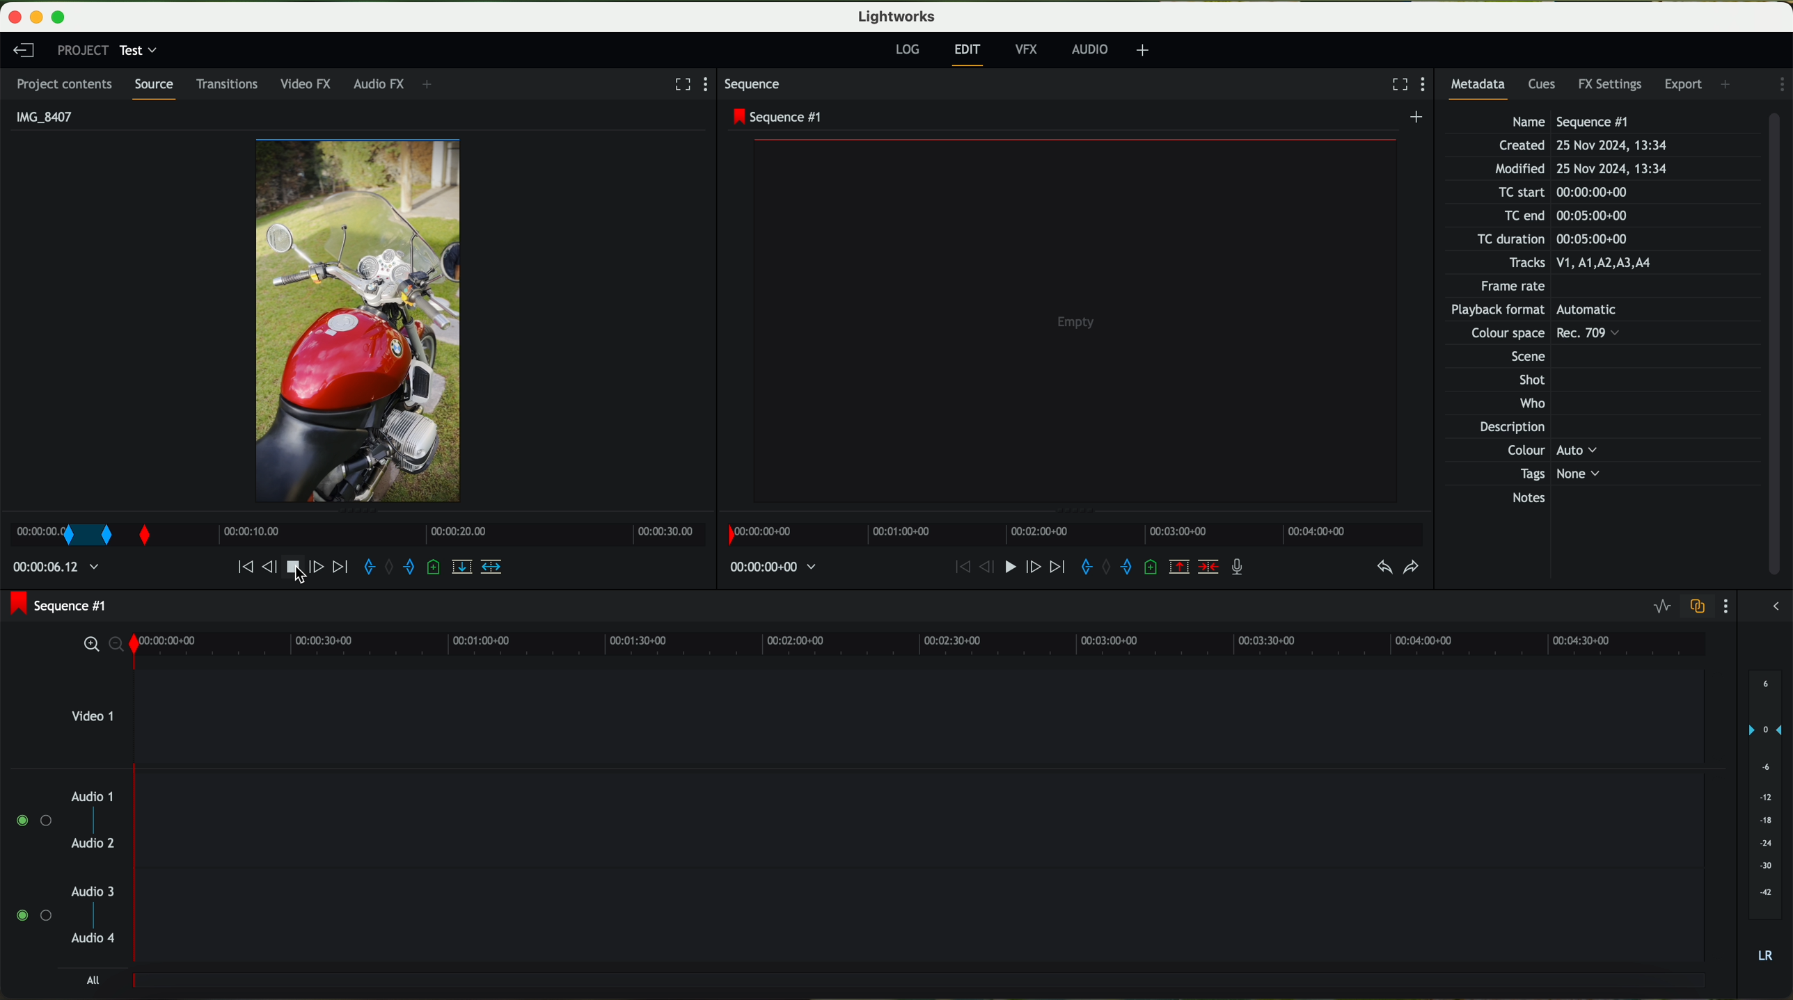 The height and width of the screenshot is (1000, 1793). I want to click on transitions, so click(230, 83).